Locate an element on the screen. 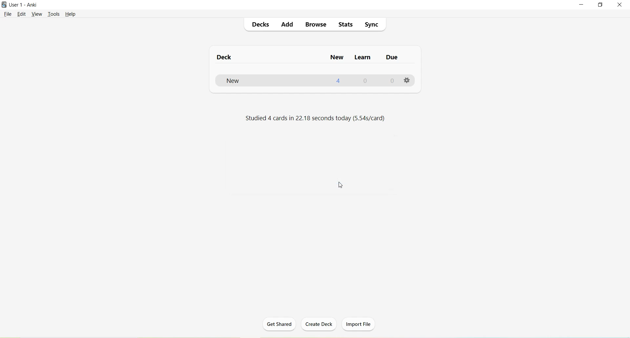 The width and height of the screenshot is (630, 338). Minimize is located at coordinates (582, 5).